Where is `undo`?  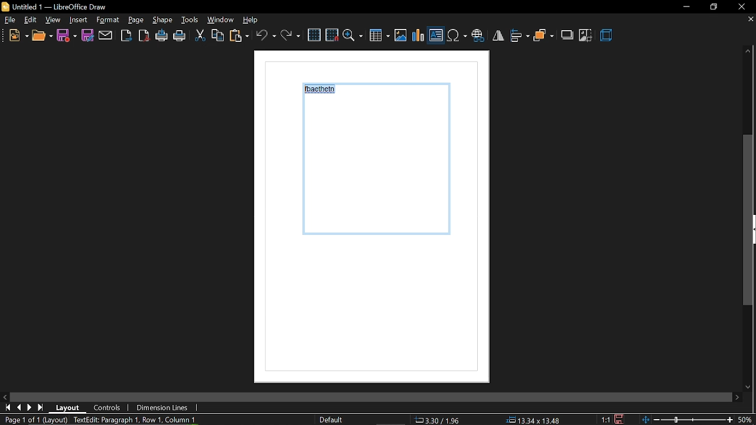
undo is located at coordinates (265, 35).